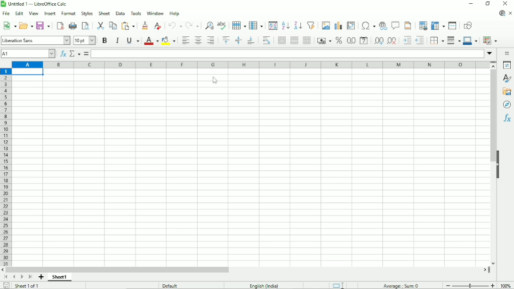  Describe the element at coordinates (501, 13) in the screenshot. I see `Update available` at that location.